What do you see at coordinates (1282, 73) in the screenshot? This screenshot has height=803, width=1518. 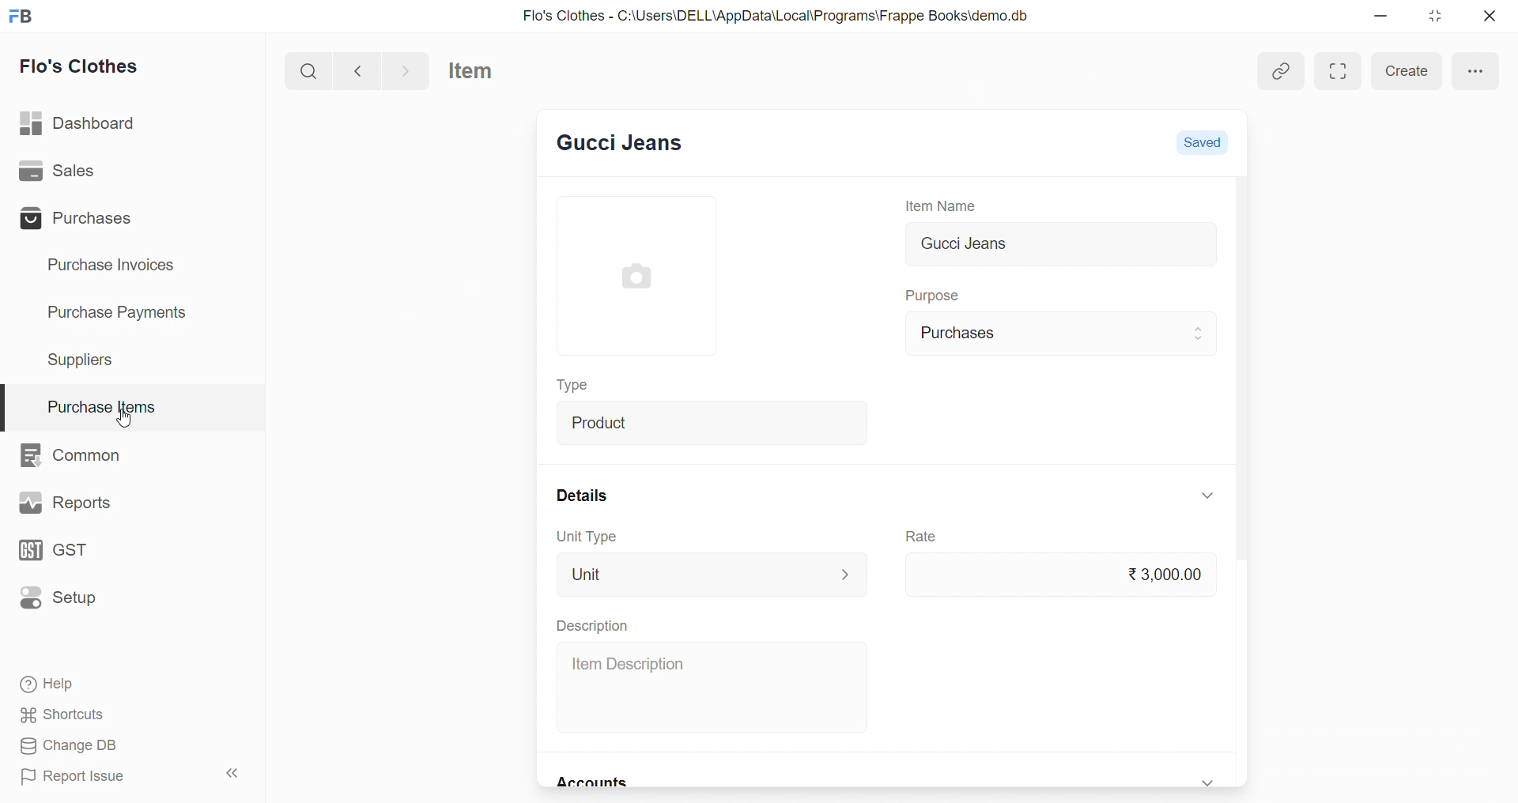 I see `Add link` at bounding box center [1282, 73].